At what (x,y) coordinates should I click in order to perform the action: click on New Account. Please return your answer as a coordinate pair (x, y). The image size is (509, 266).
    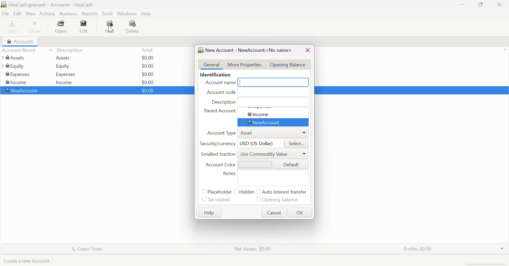
    Looking at the image, I should click on (265, 123).